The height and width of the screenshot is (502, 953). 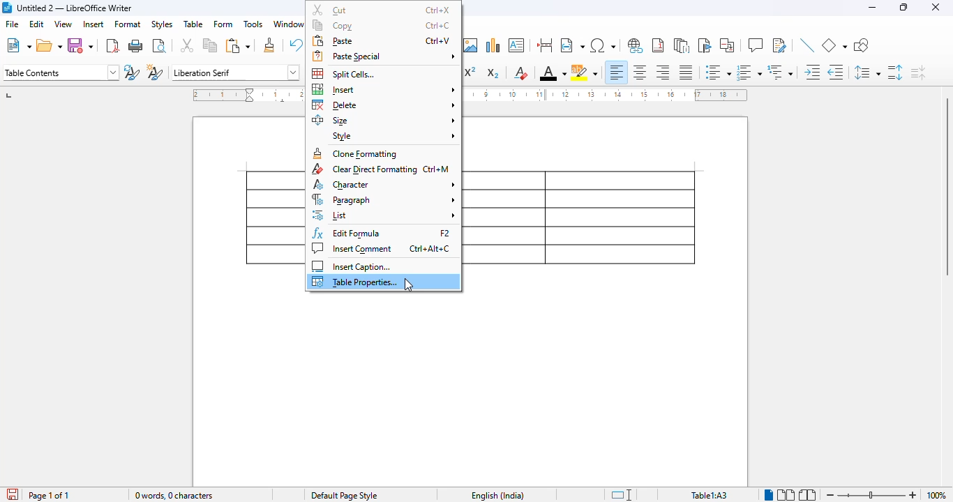 I want to click on save, so click(x=80, y=45).